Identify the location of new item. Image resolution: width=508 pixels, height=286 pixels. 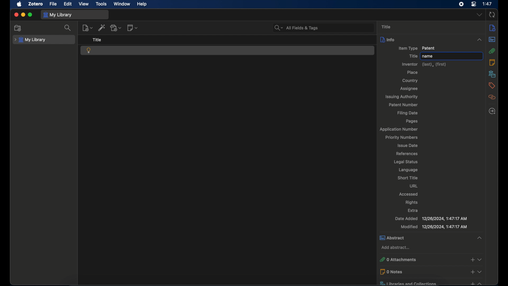
(87, 28).